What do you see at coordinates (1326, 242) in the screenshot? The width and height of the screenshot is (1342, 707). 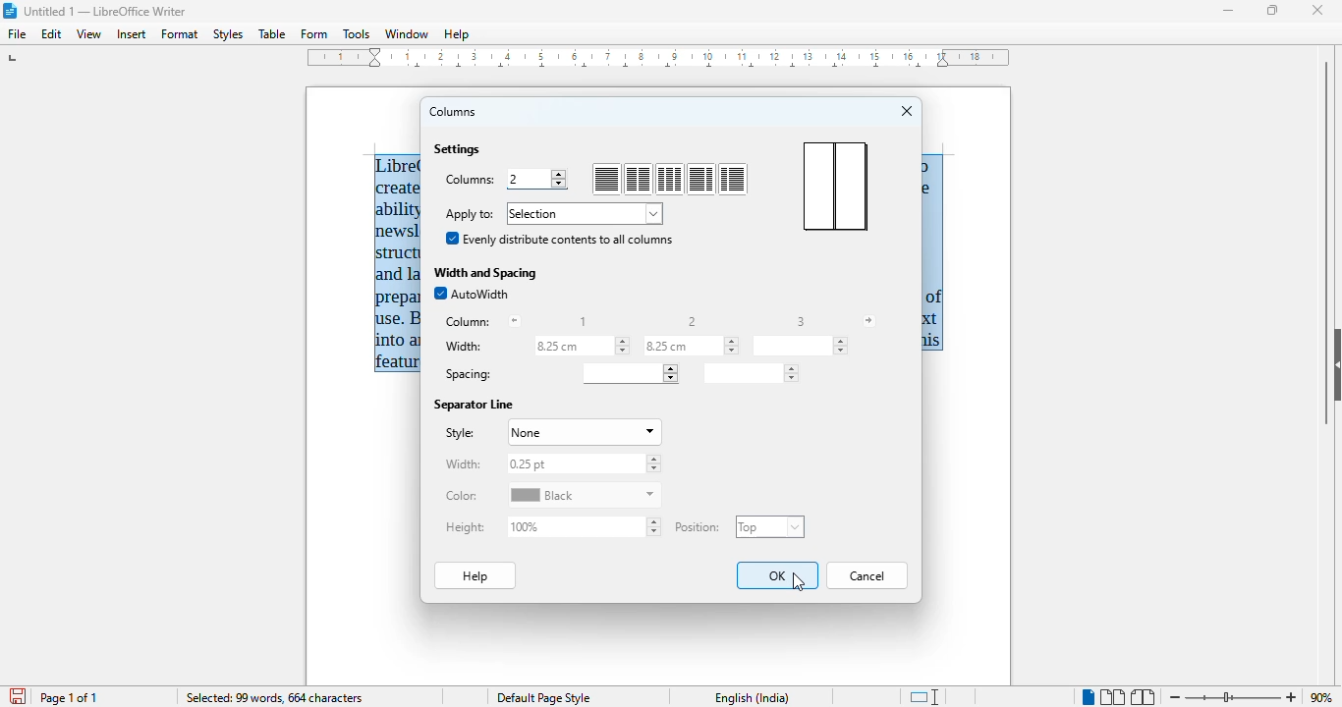 I see `vertical scroll bar` at bounding box center [1326, 242].